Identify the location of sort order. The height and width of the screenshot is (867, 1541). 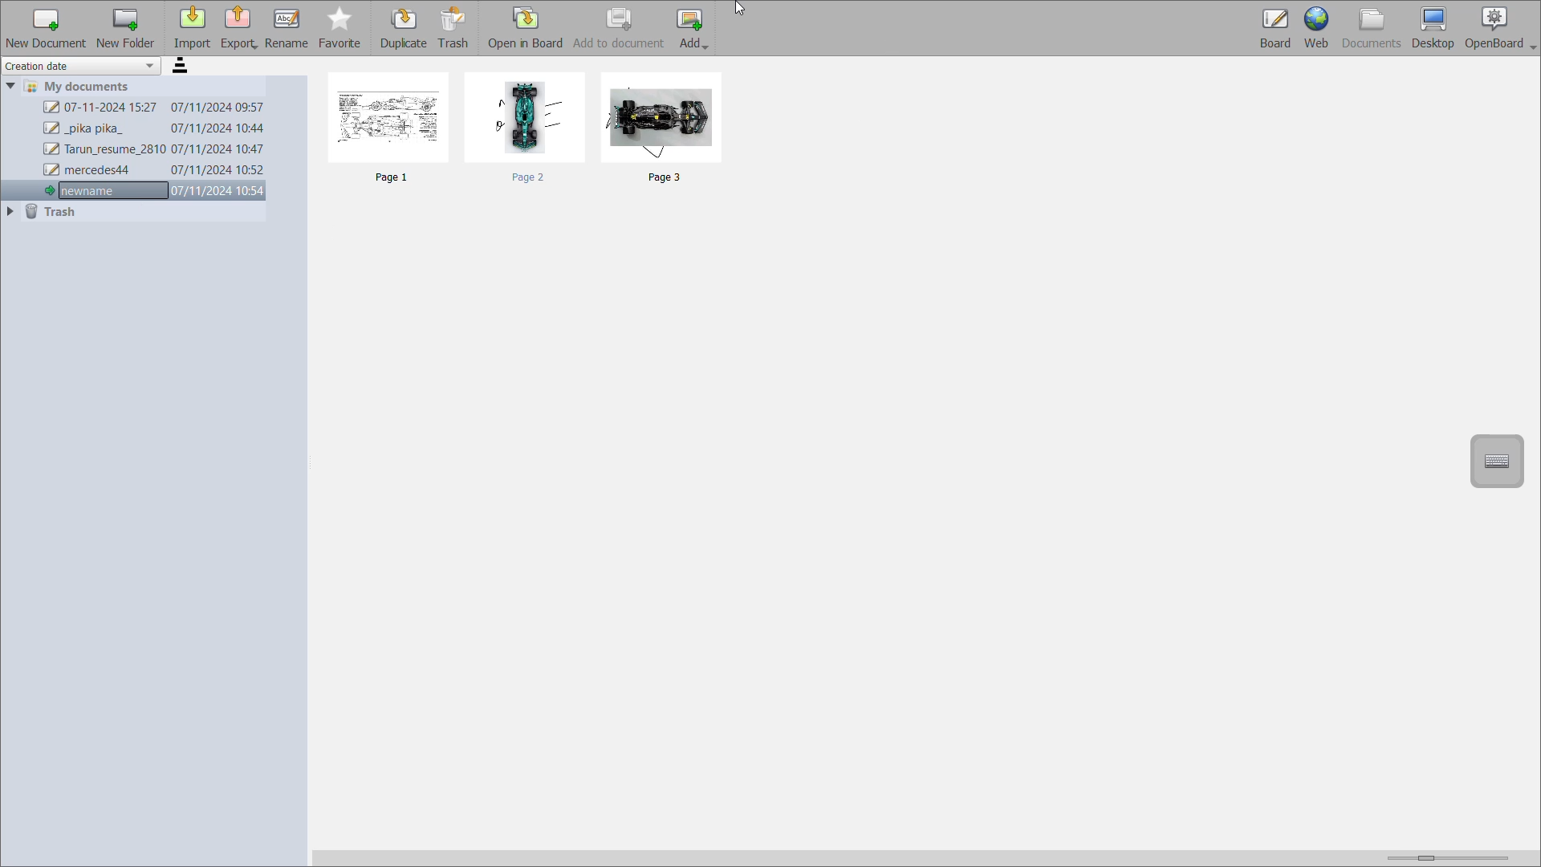
(184, 67).